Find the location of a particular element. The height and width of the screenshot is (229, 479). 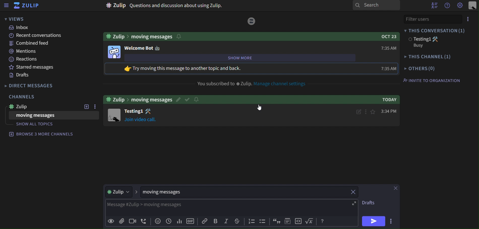

channels is located at coordinates (22, 97).